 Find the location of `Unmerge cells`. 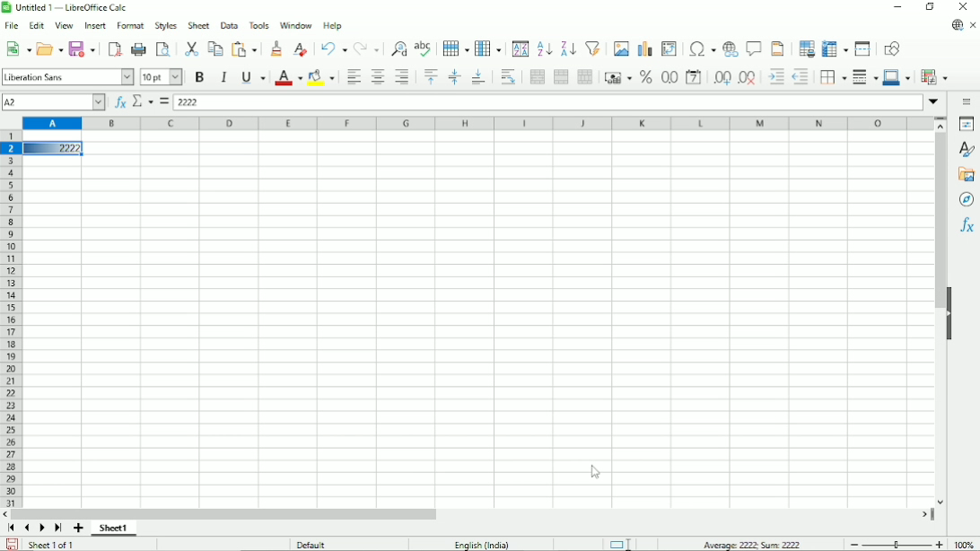

Unmerge cells is located at coordinates (584, 77).